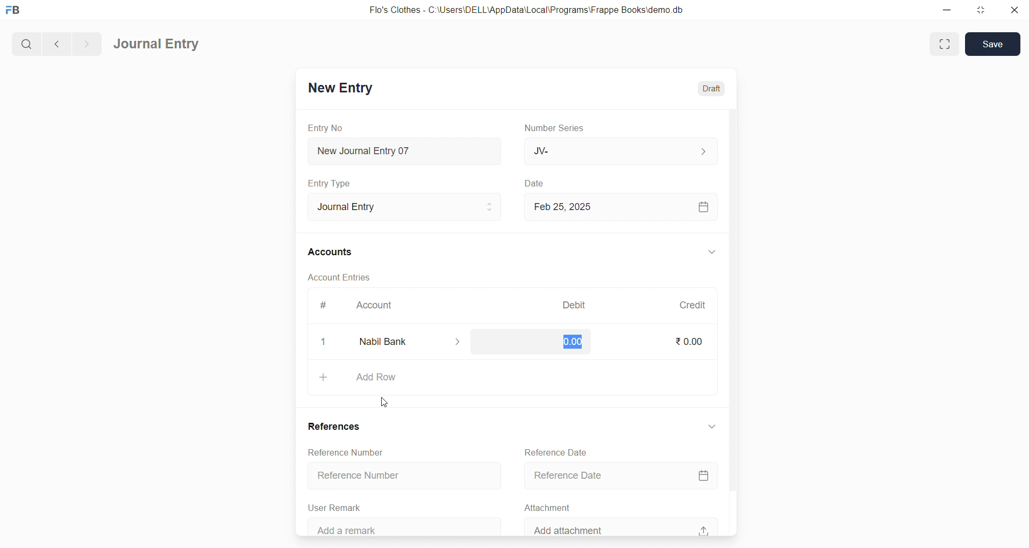  I want to click on expand/collapse, so click(711, 253).